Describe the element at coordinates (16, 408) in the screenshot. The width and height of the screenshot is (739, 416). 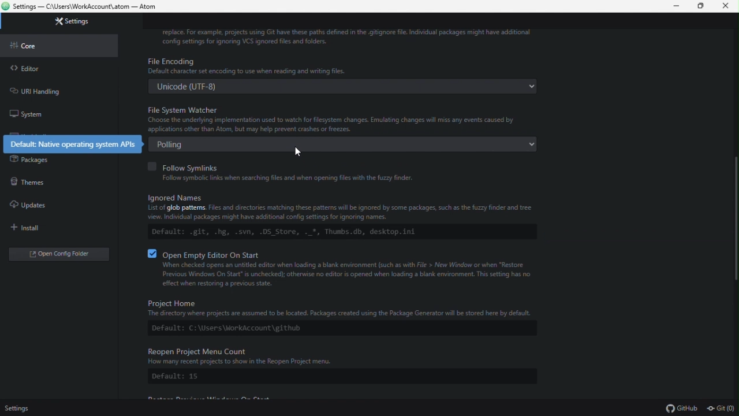
I see `setings` at that location.